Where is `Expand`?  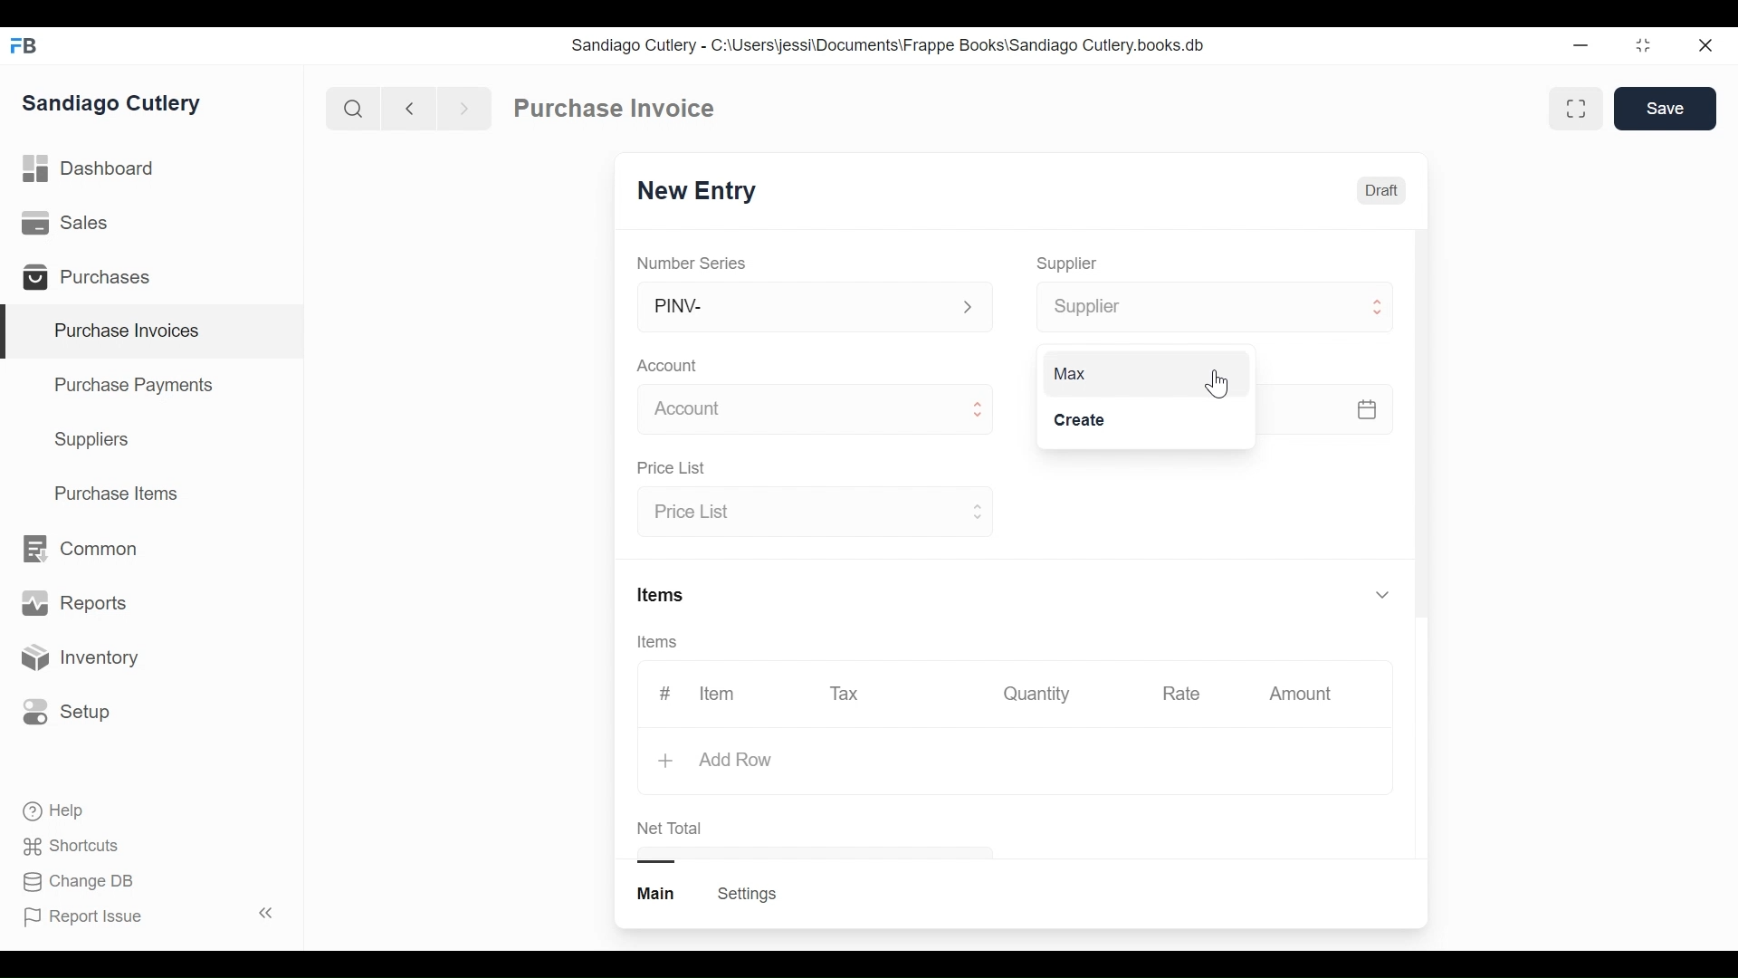 Expand is located at coordinates (1381, 593).